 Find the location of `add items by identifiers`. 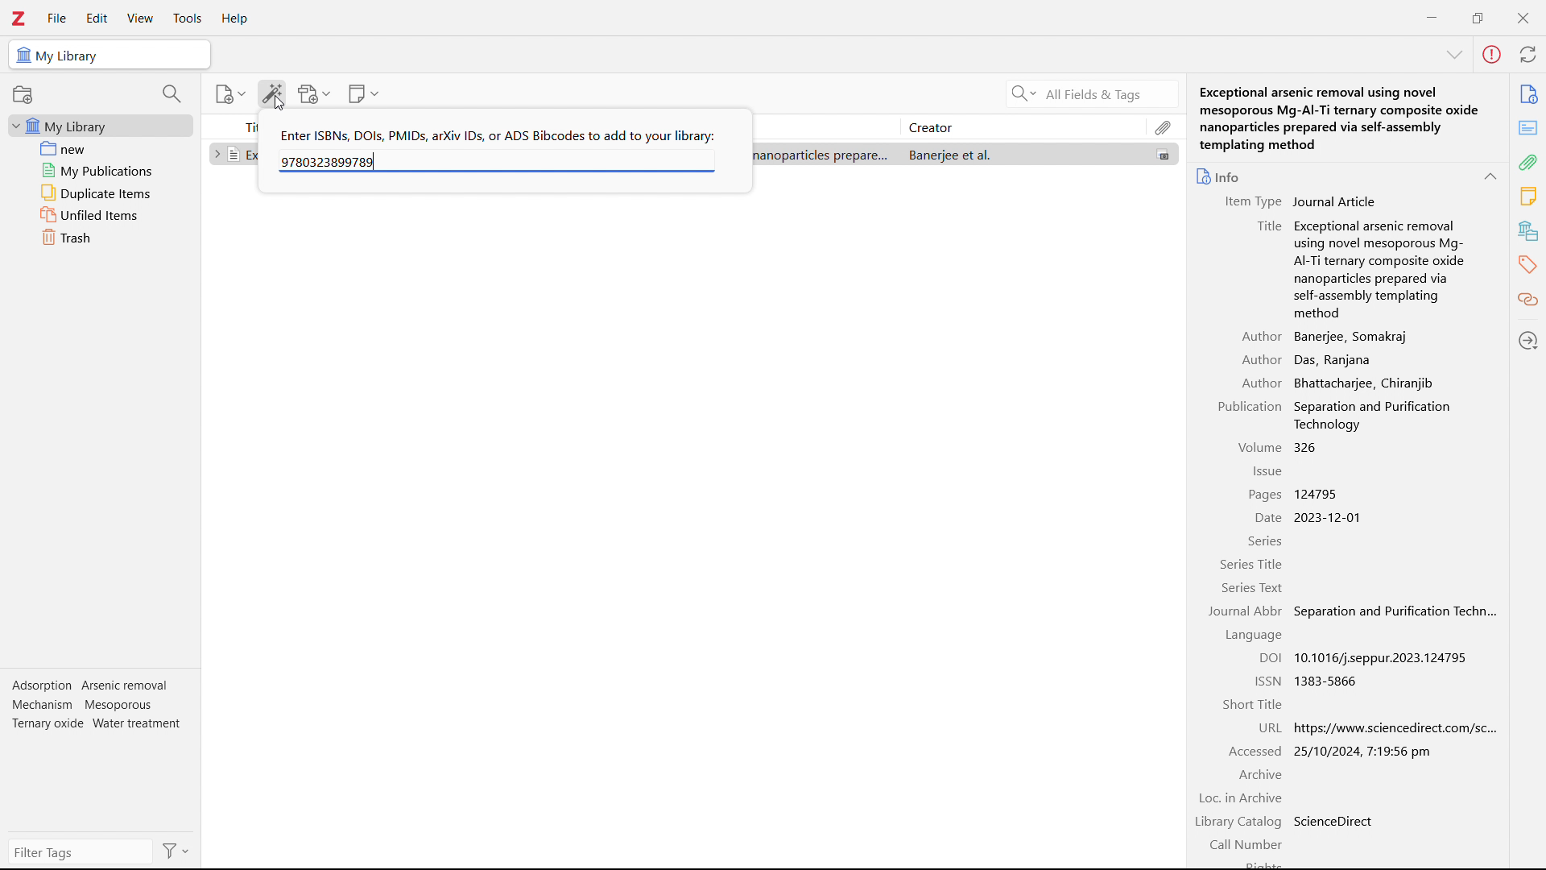

add items by identifiers is located at coordinates (272, 93).